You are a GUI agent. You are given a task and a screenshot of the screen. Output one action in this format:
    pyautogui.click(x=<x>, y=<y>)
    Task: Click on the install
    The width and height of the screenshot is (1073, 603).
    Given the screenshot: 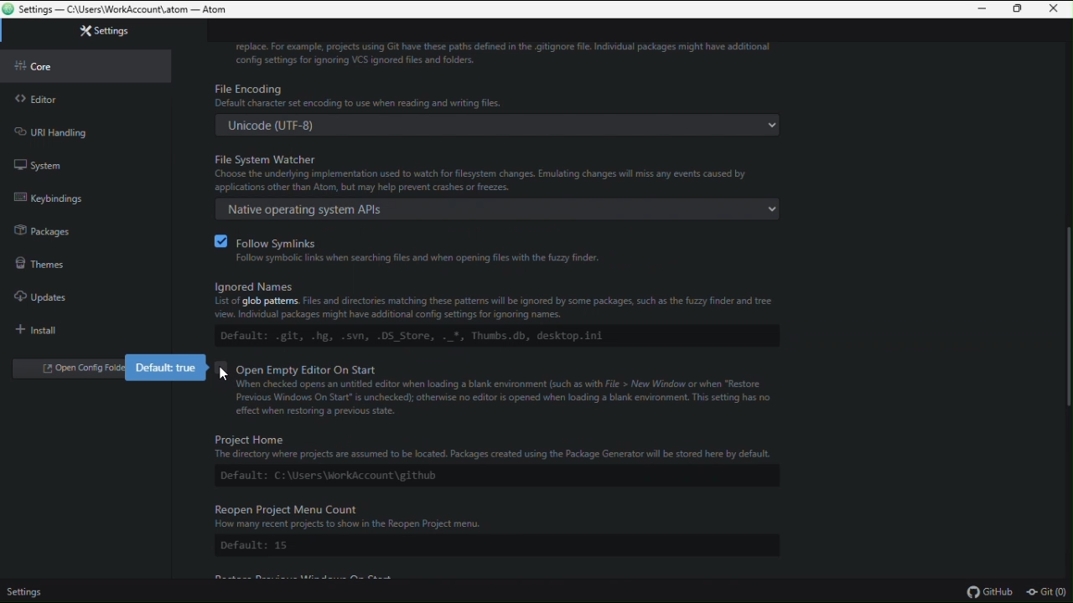 What is the action you would take?
    pyautogui.click(x=38, y=327)
    